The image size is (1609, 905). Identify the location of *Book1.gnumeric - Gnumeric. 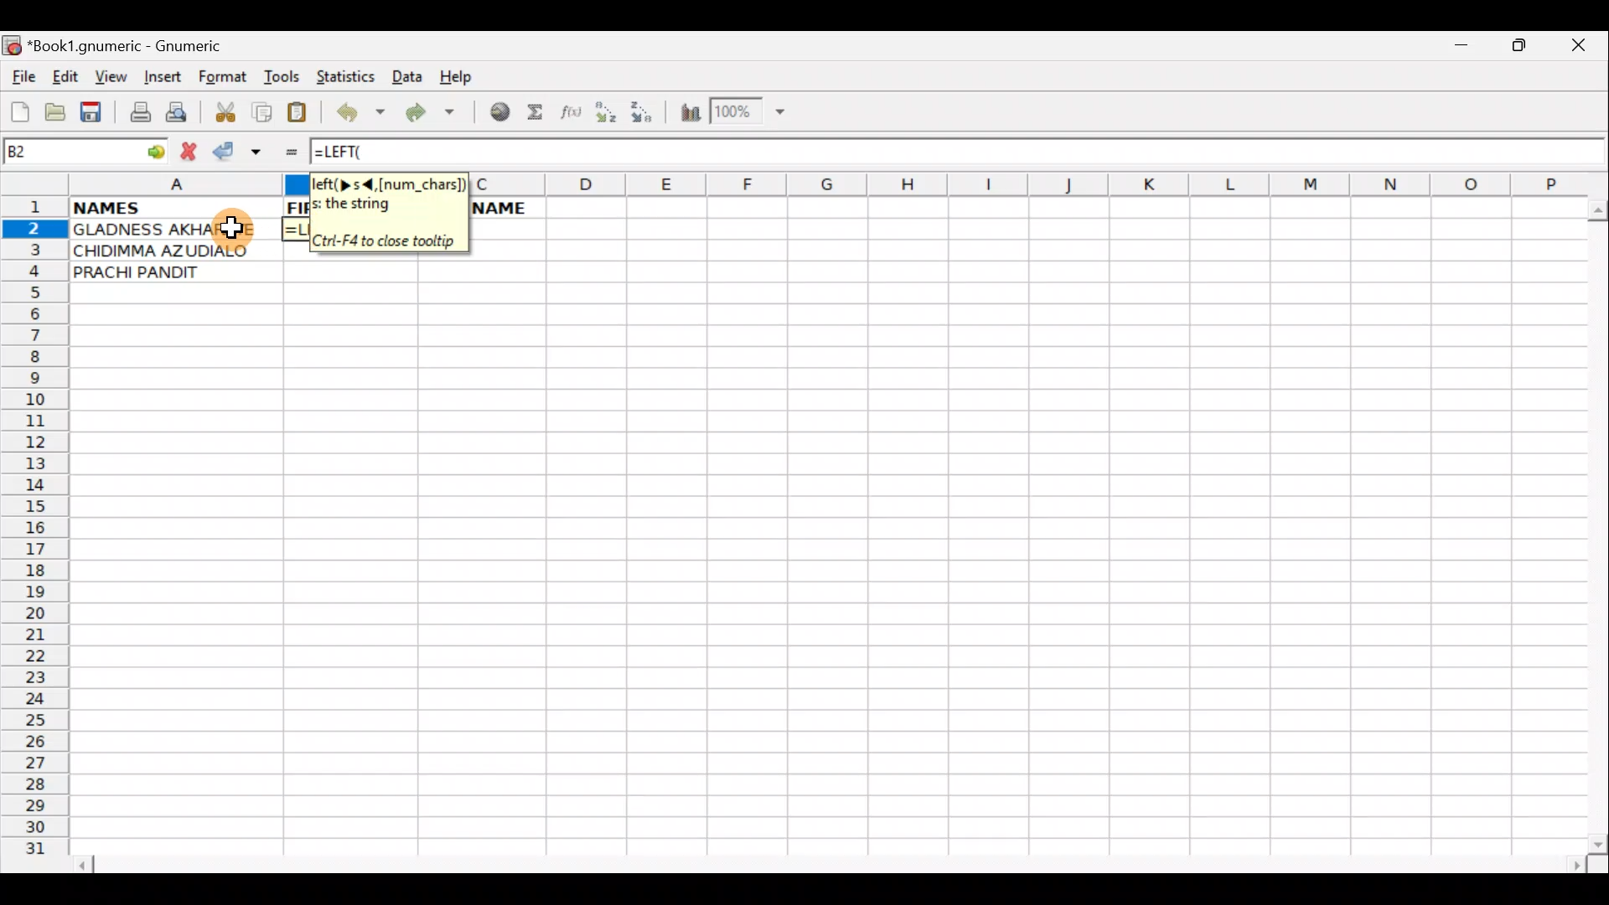
(140, 46).